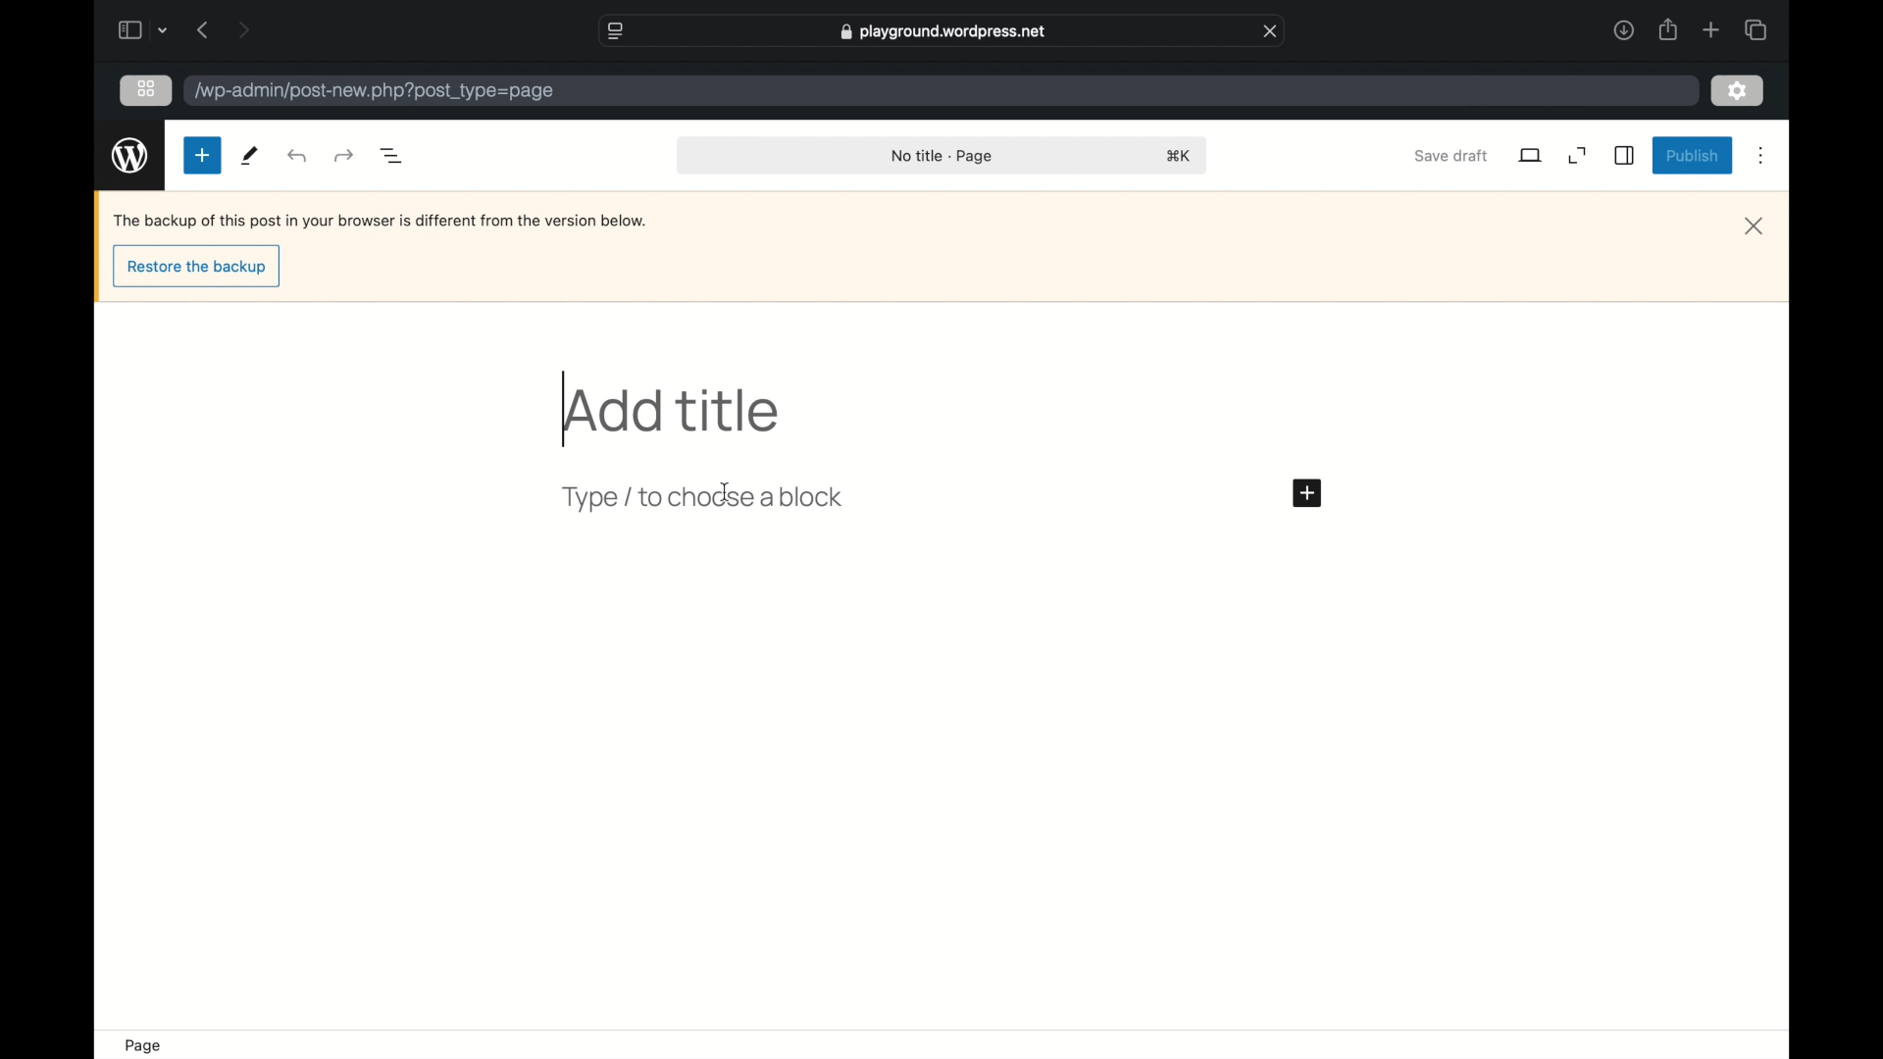 This screenshot has height=1059, width=1883. Describe the element at coordinates (1669, 29) in the screenshot. I see `share` at that location.